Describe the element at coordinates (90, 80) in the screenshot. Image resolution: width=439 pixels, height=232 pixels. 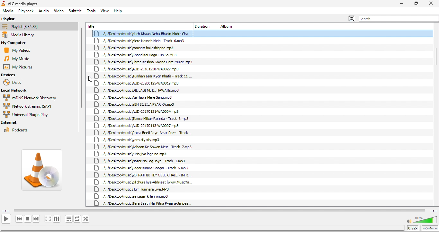
I see `cursor` at that location.